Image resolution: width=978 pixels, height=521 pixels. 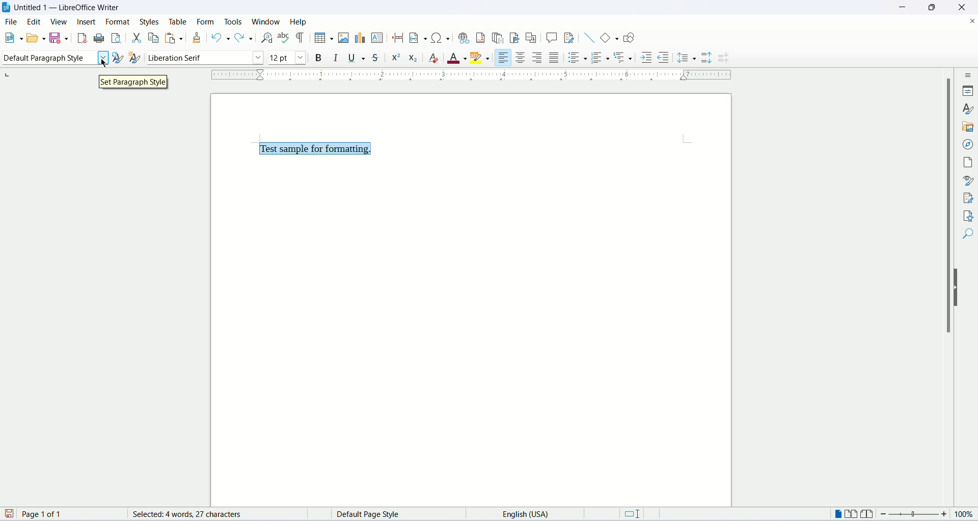 I want to click on English(USA), so click(x=518, y=513).